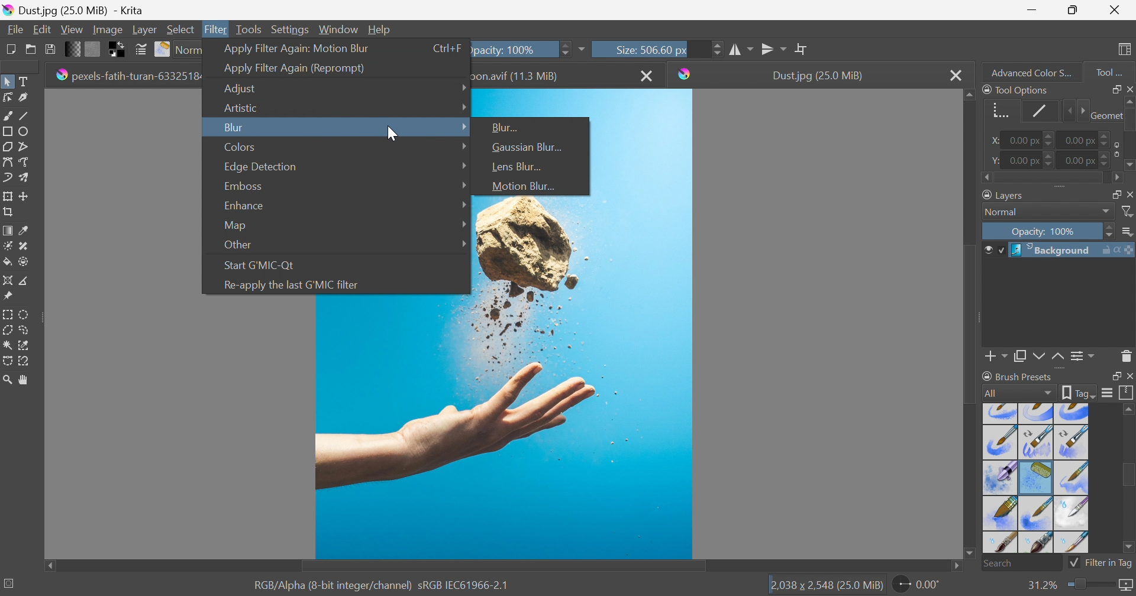  I want to click on Apply filter again: Motion blur, so click(296, 47).